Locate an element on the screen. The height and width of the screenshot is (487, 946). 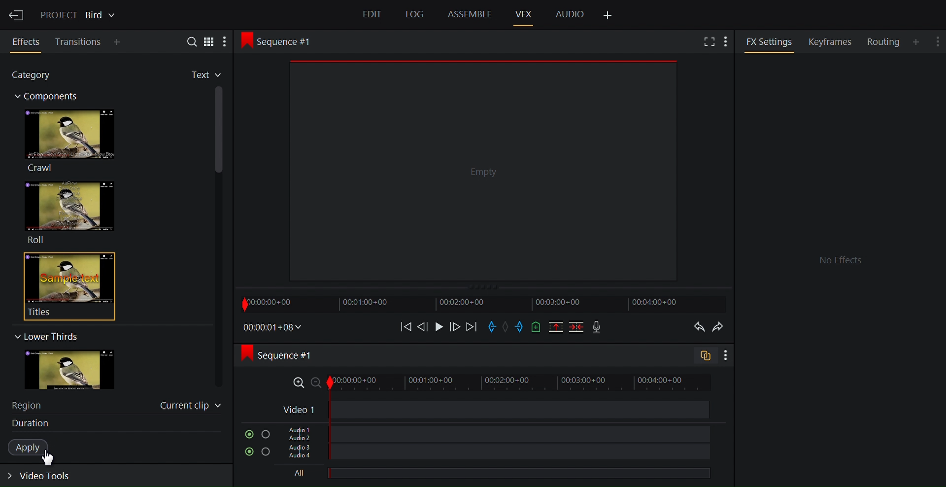
Titles is located at coordinates (63, 286).